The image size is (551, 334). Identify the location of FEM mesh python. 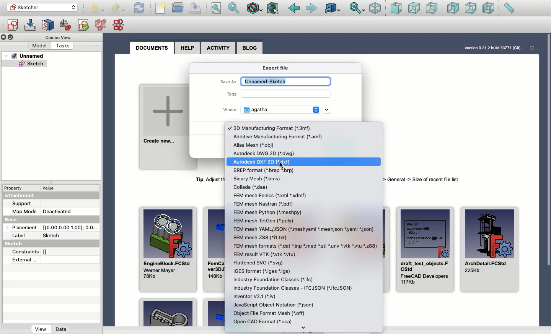
(267, 212).